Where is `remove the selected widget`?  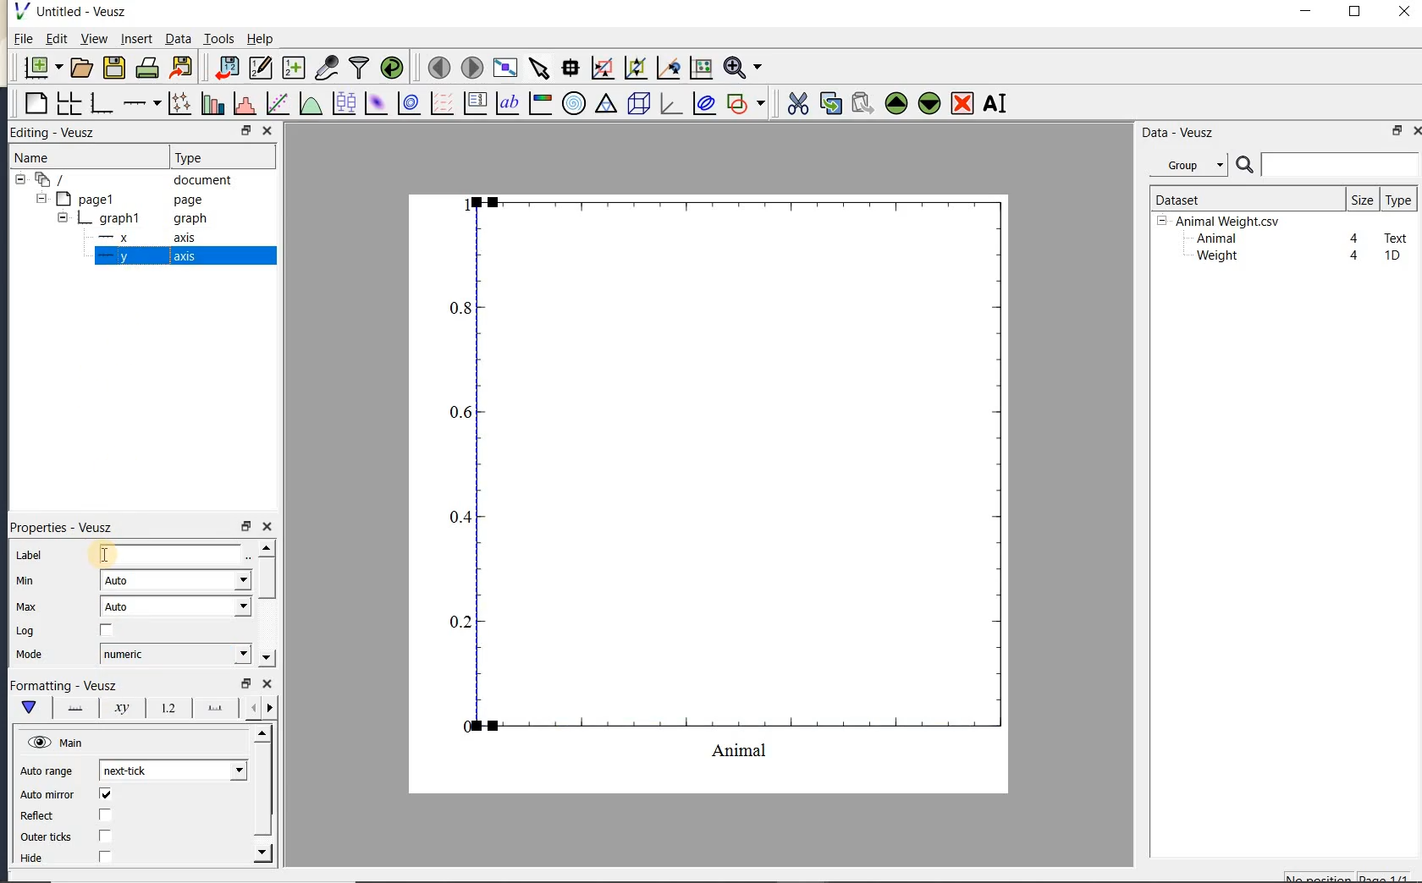
remove the selected widget is located at coordinates (961, 105).